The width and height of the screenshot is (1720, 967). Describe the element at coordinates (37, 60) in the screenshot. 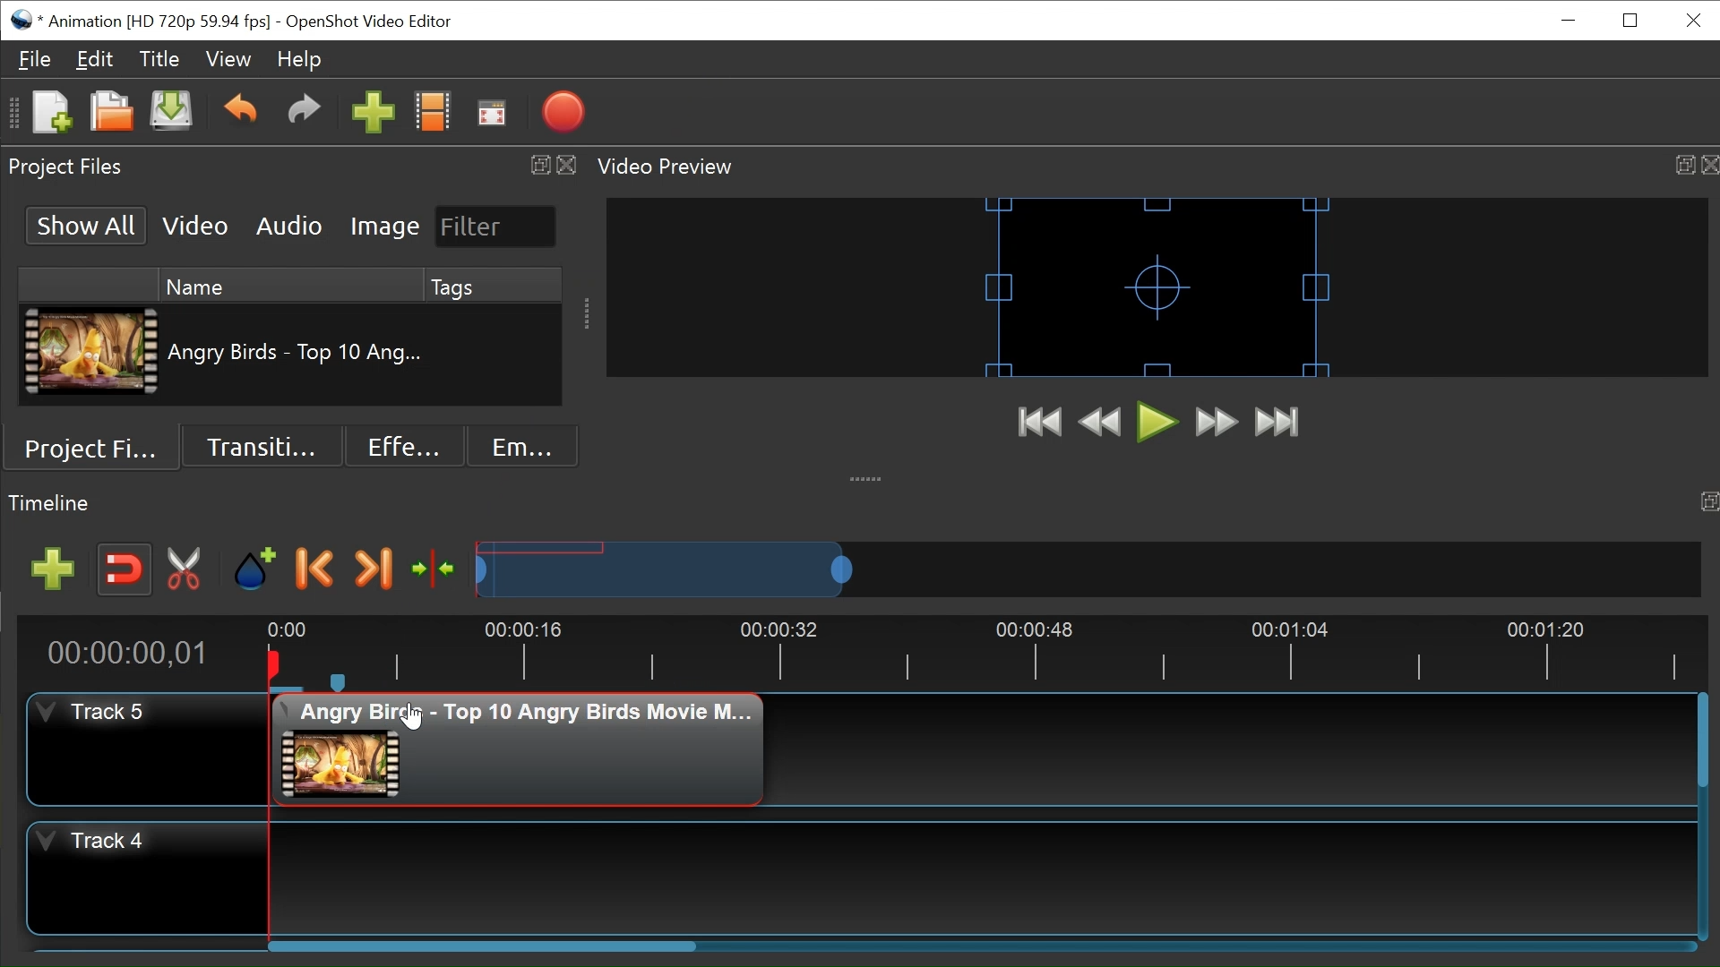

I see `File` at that location.